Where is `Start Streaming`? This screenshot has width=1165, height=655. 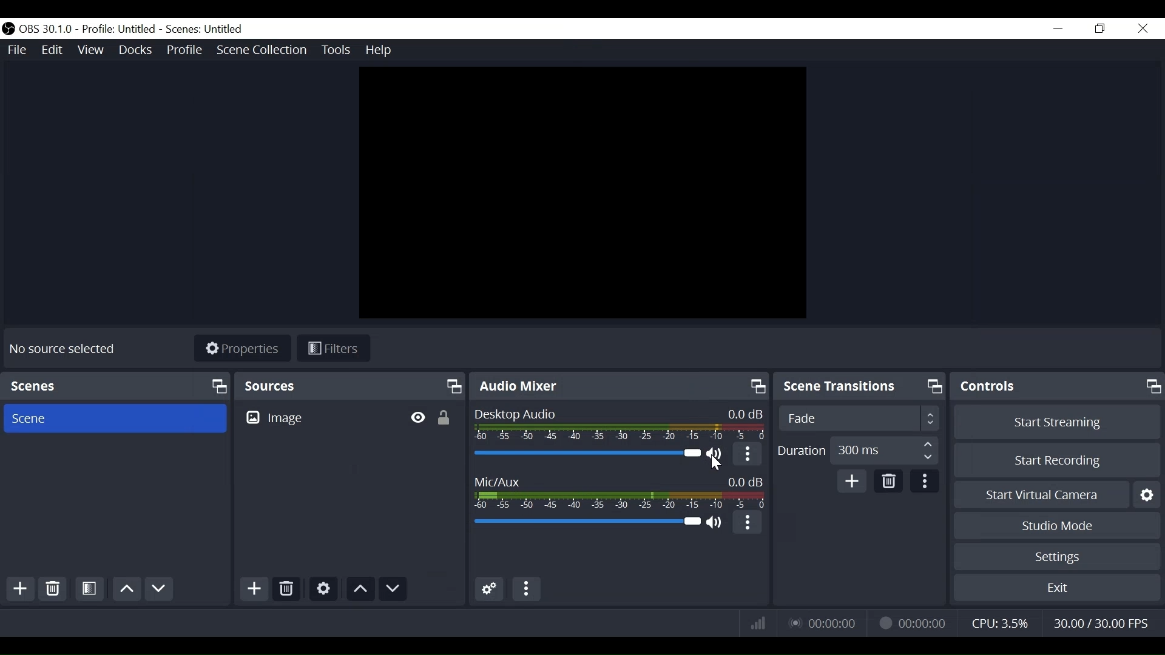 Start Streaming is located at coordinates (1055, 423).